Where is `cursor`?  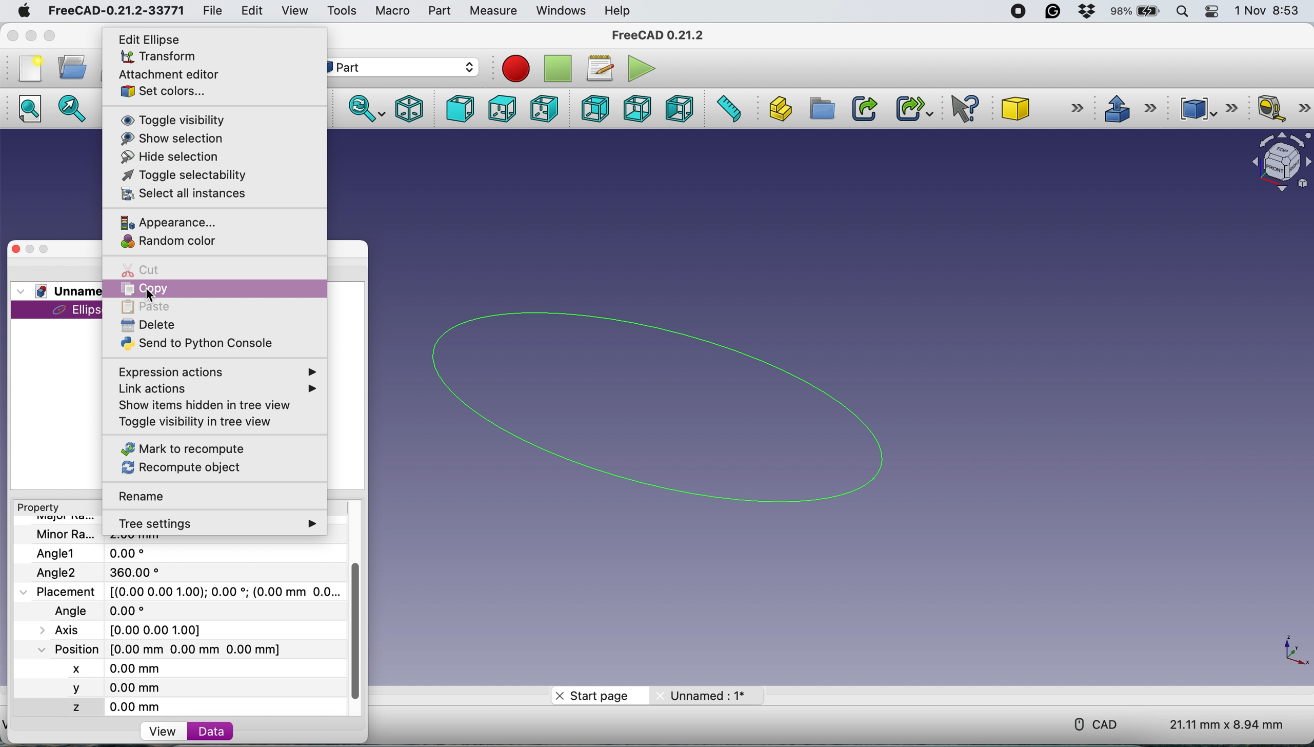 cursor is located at coordinates (152, 296).